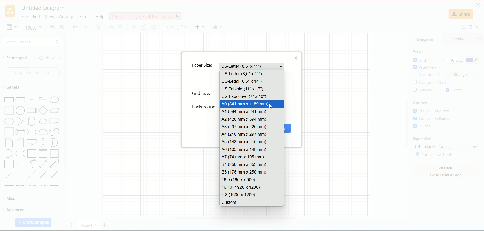  Describe the element at coordinates (43, 132) in the screenshot. I see `Trapezoid` at that location.